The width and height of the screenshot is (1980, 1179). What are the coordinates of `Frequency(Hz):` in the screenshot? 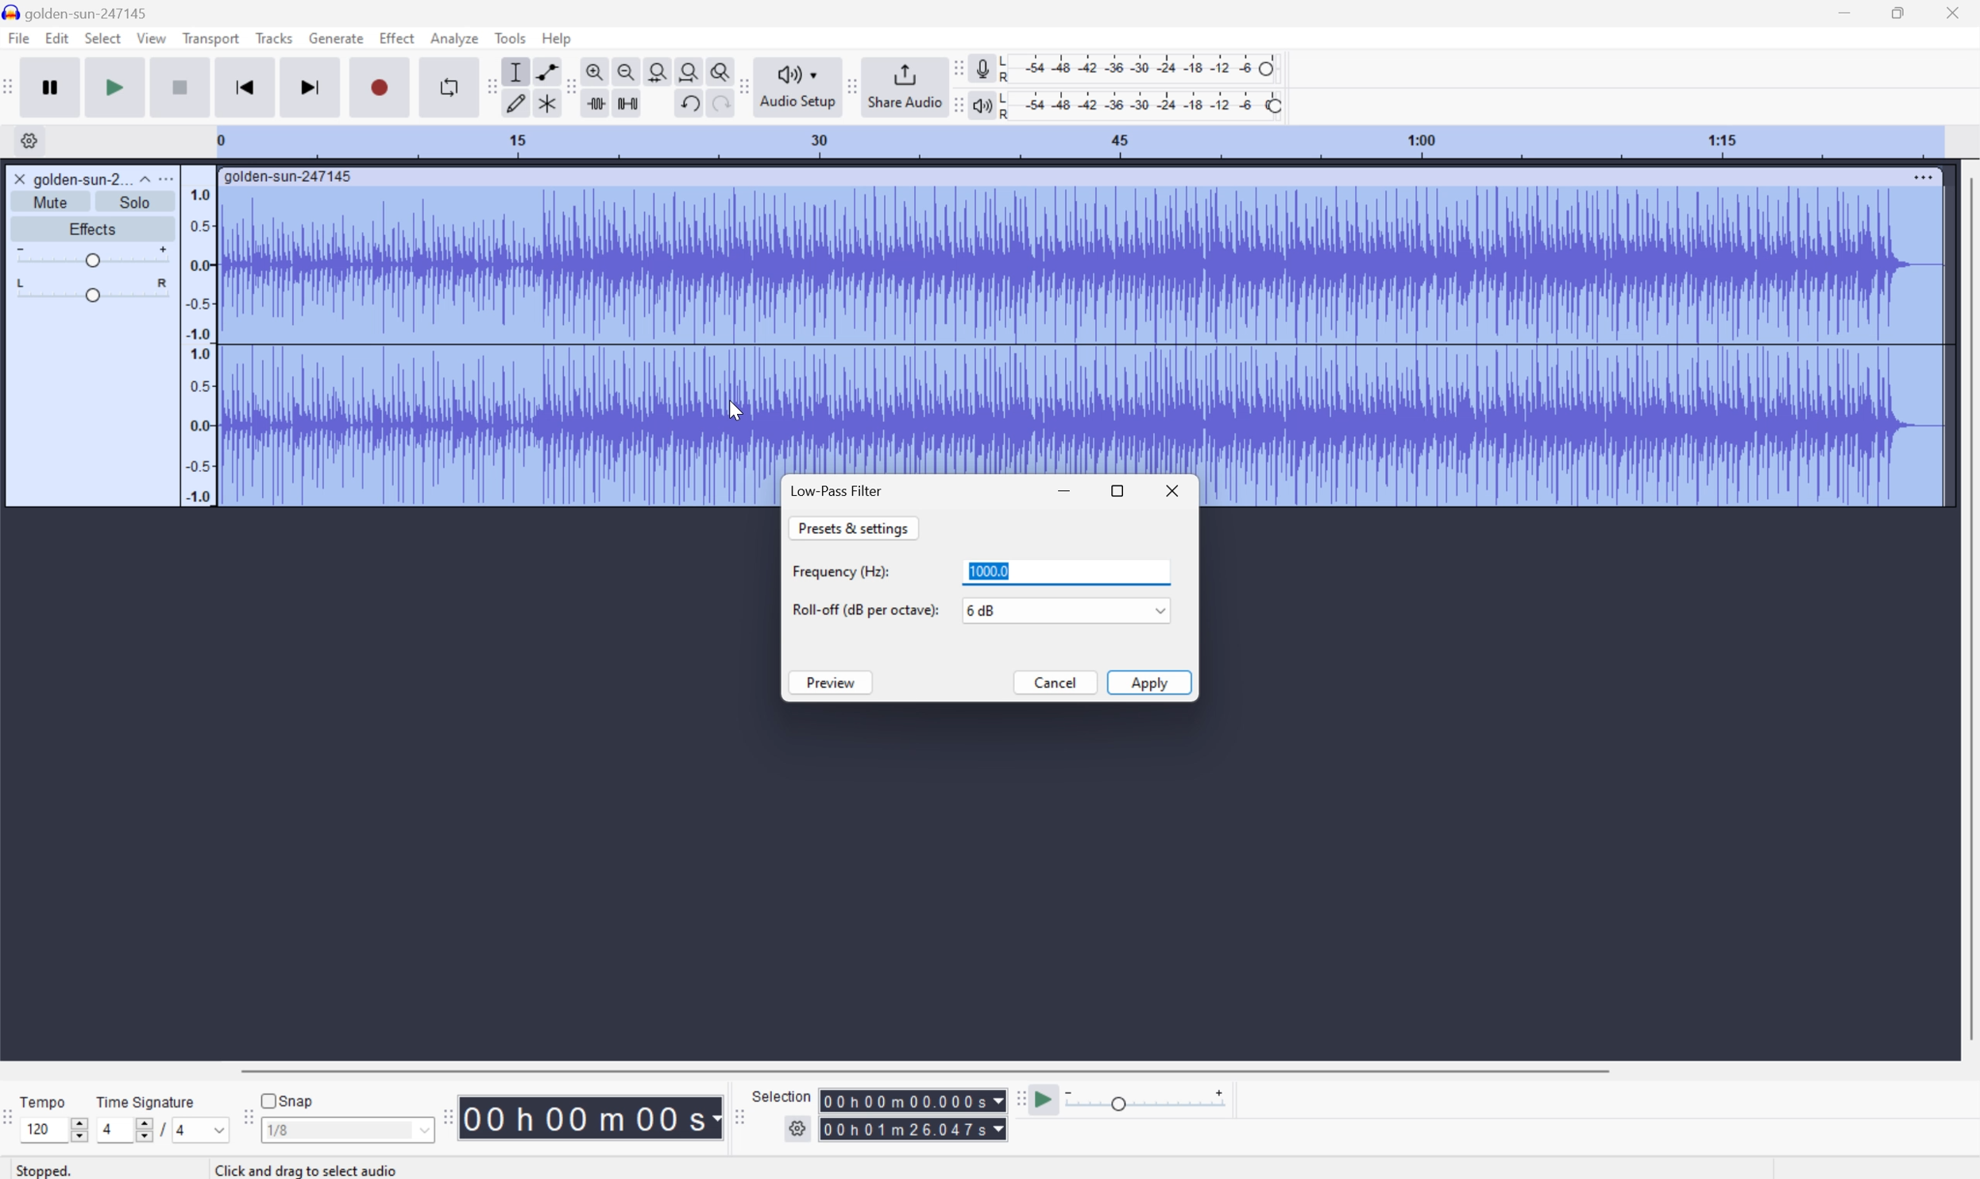 It's located at (842, 571).